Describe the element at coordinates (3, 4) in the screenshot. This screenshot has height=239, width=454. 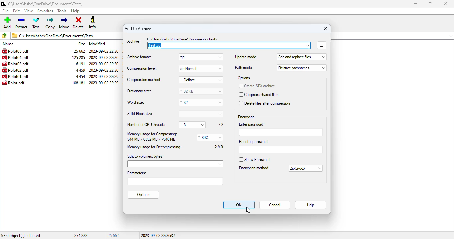
I see `logo` at that location.